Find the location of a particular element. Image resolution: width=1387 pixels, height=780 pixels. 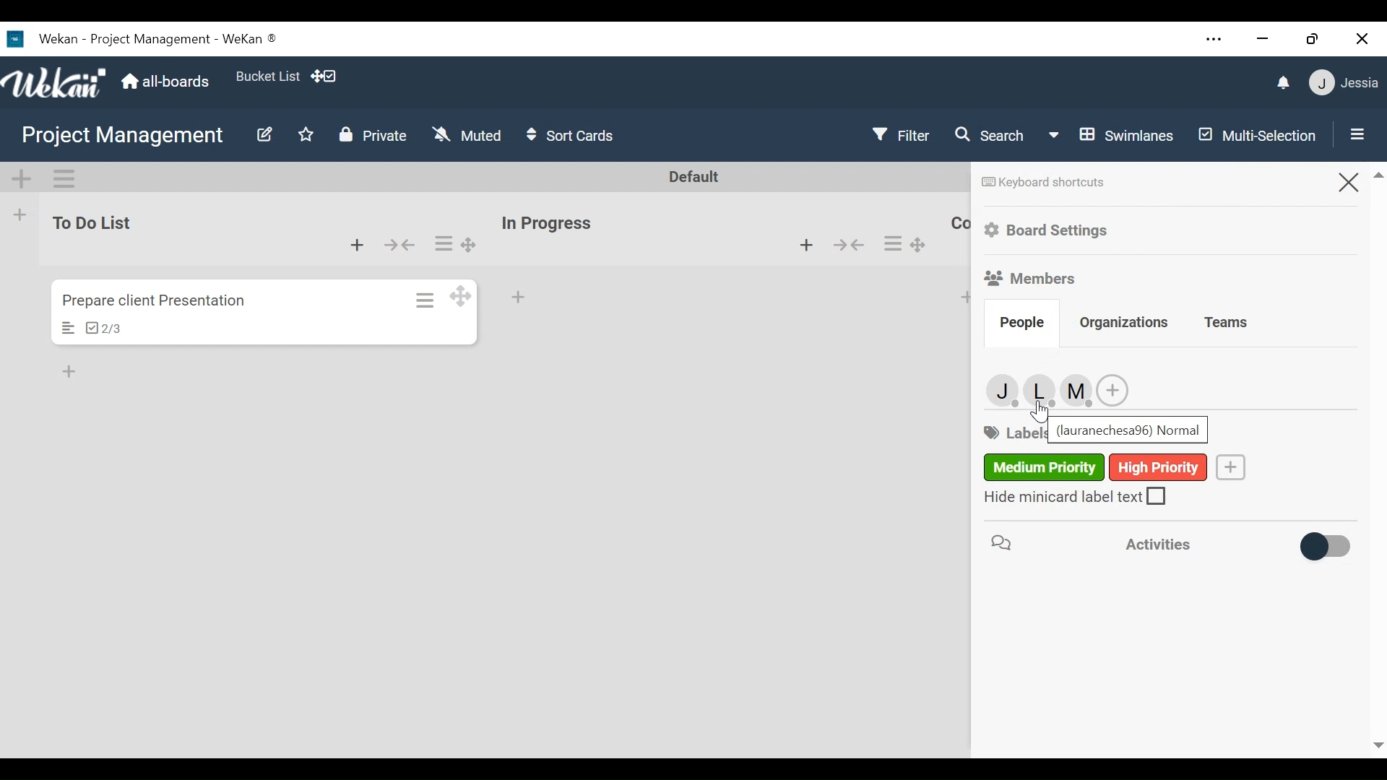

Board view is located at coordinates (1112, 135).